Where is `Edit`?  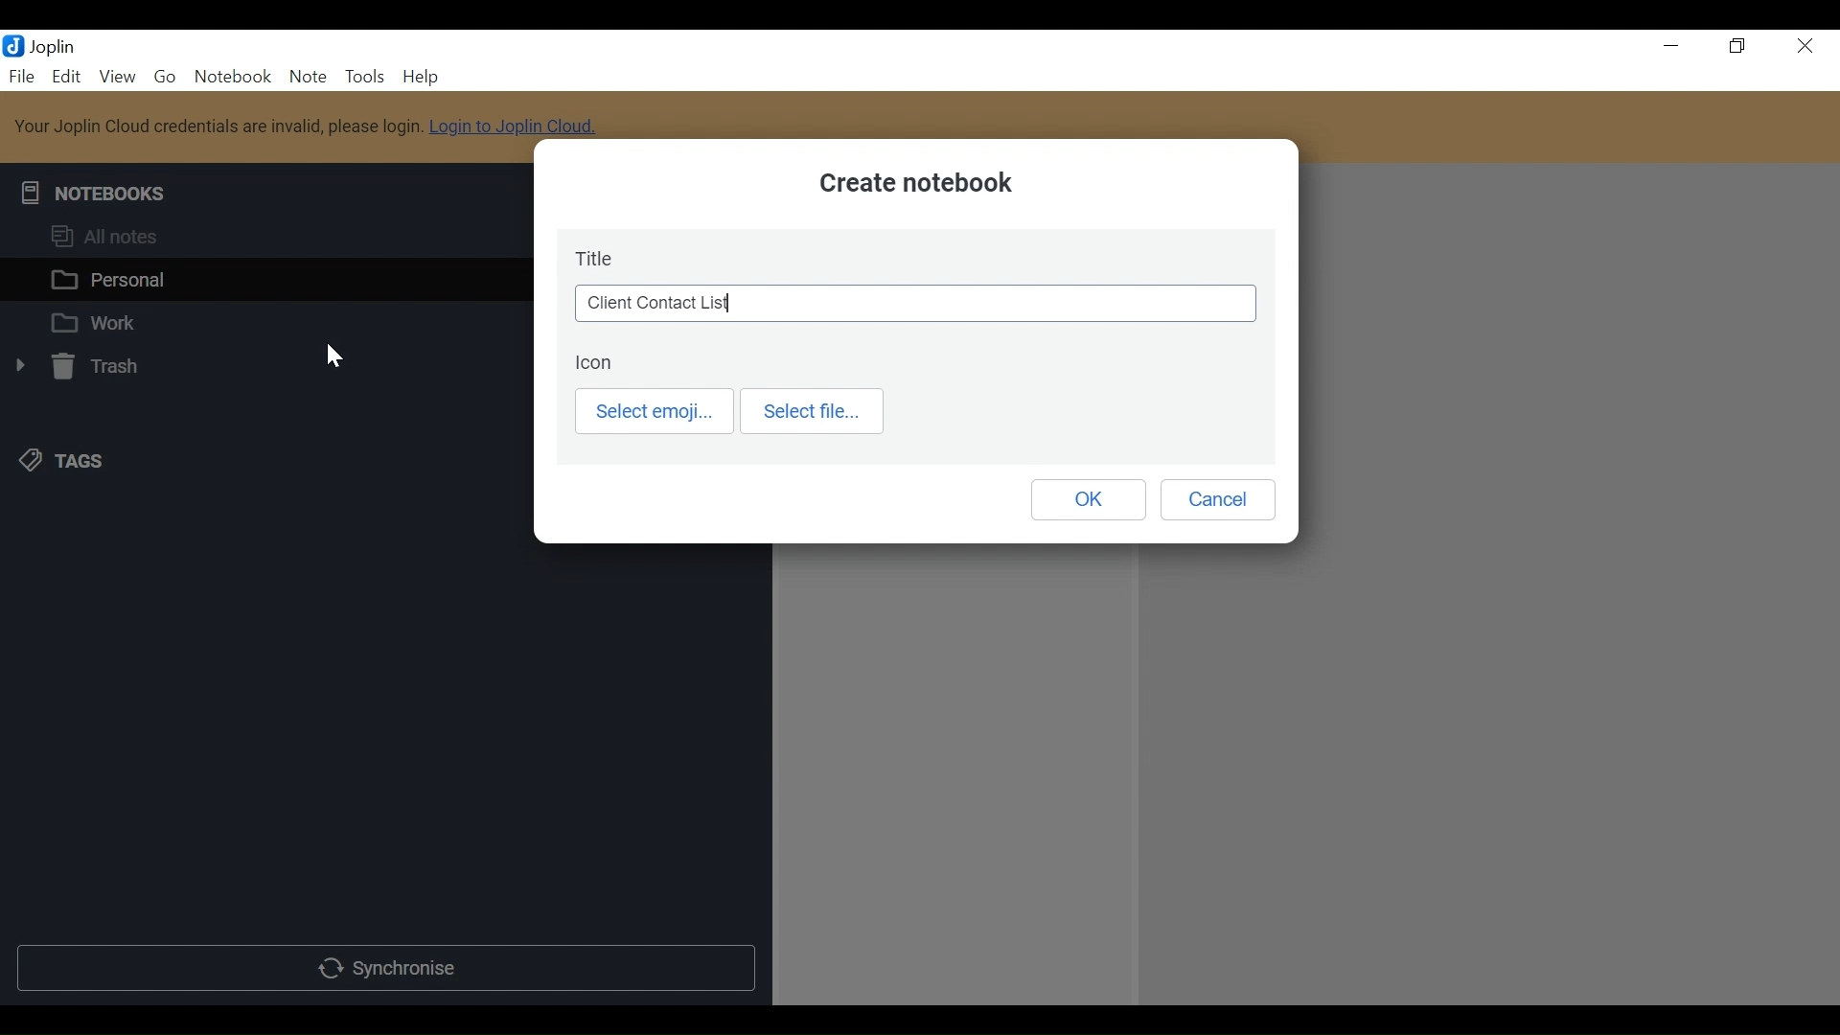 Edit is located at coordinates (68, 76).